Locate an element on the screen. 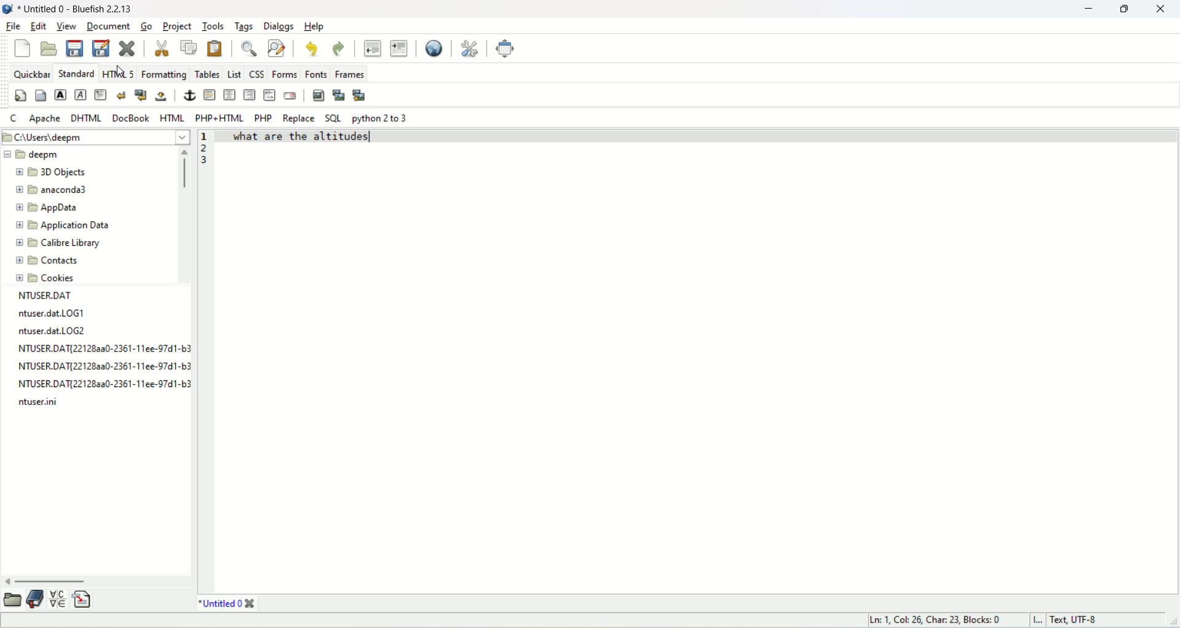 This screenshot has height=628, width=1180. edit preferences is located at coordinates (467, 46).